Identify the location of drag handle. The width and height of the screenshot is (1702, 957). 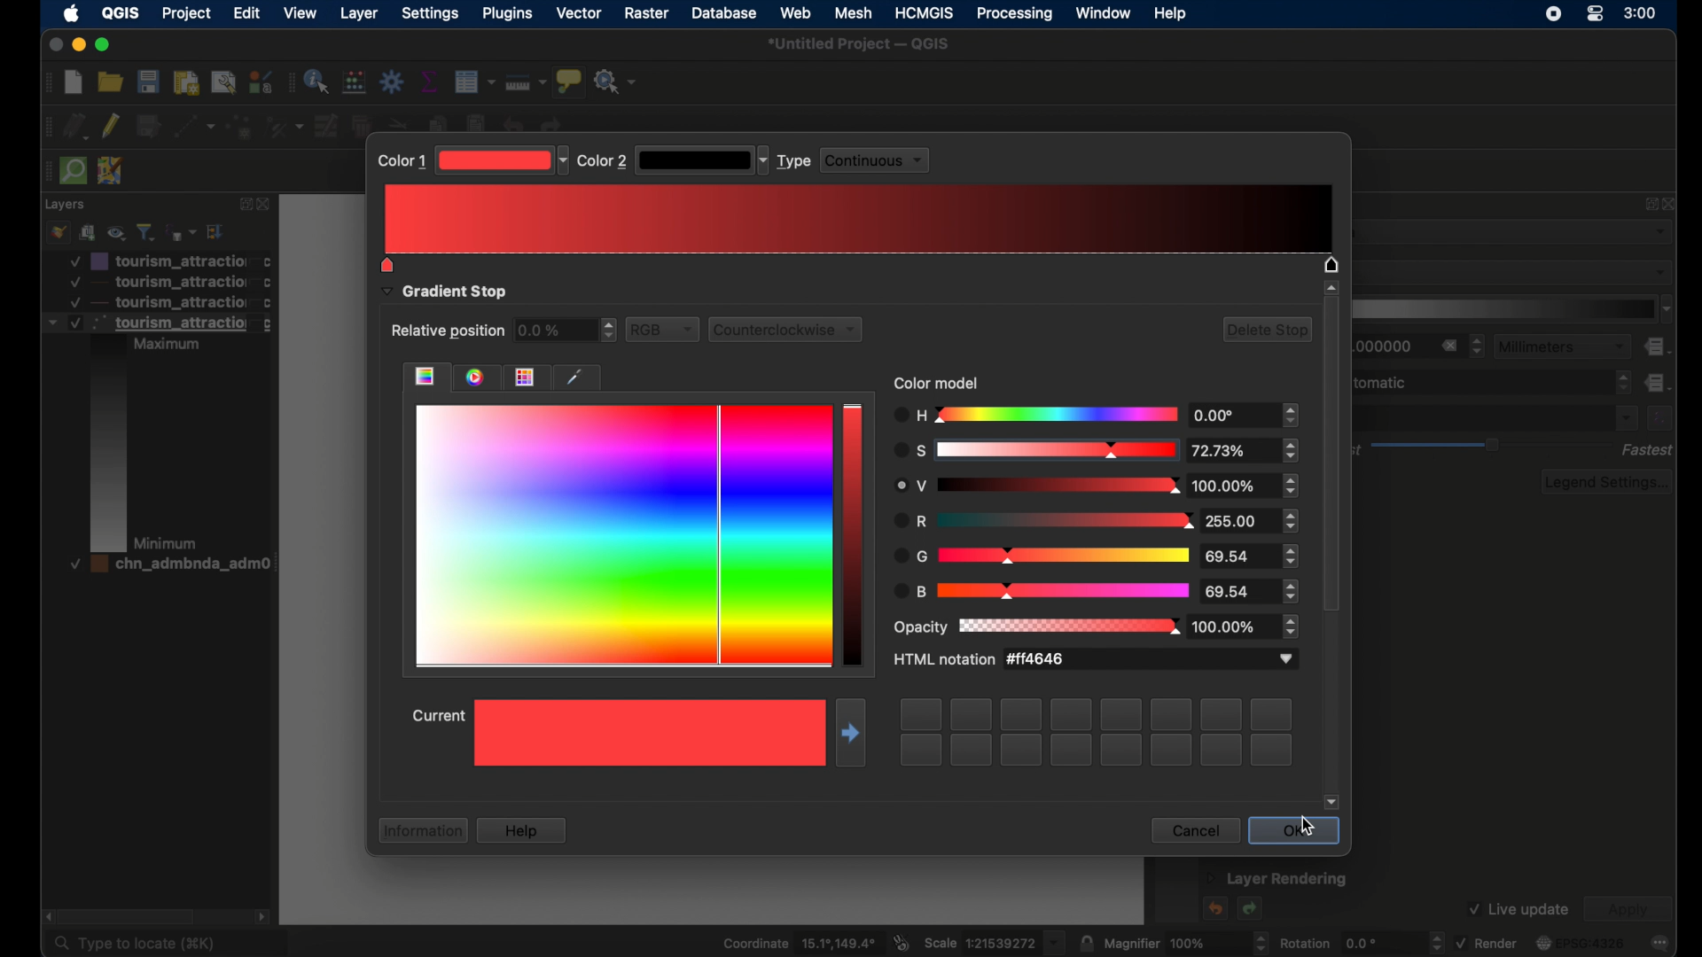
(45, 128).